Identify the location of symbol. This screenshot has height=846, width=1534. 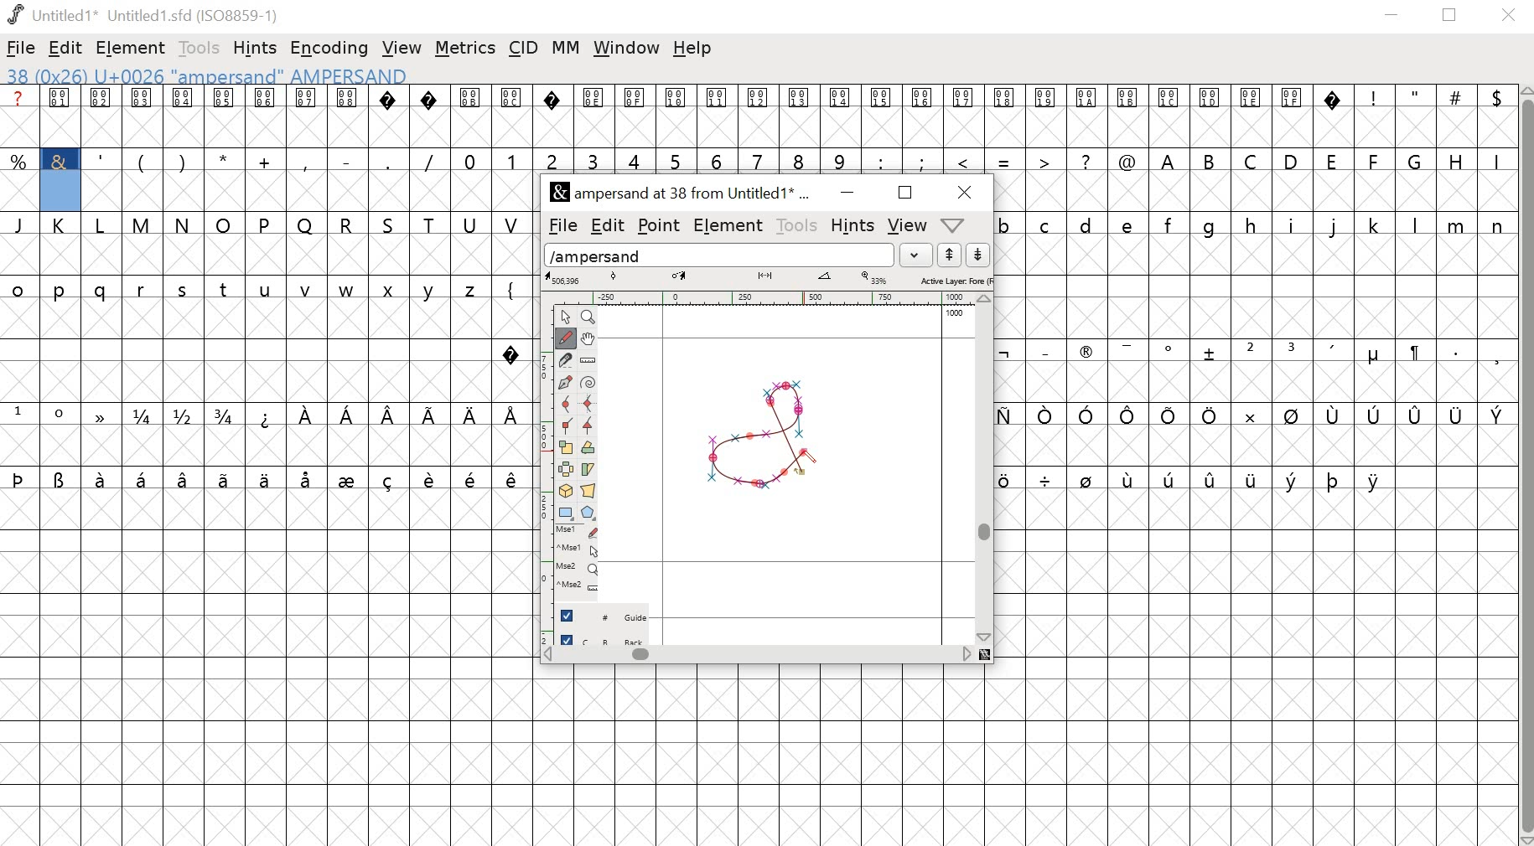
(1334, 479).